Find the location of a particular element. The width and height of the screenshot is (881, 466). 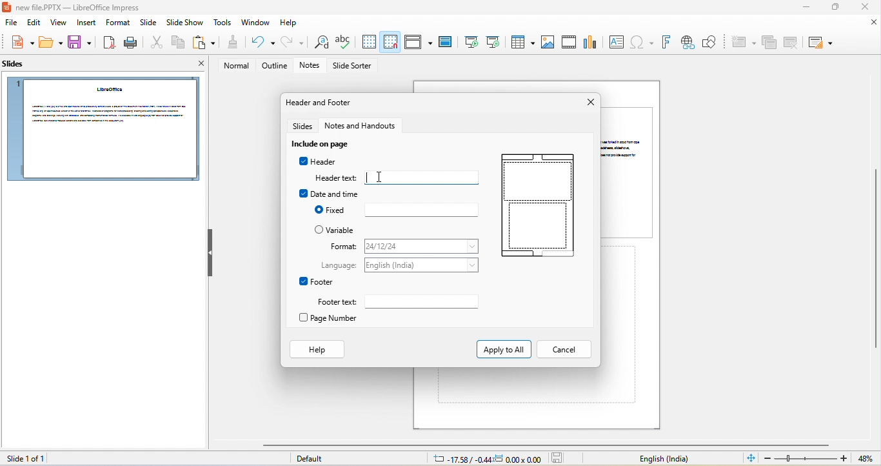

clone formatting is located at coordinates (232, 43).